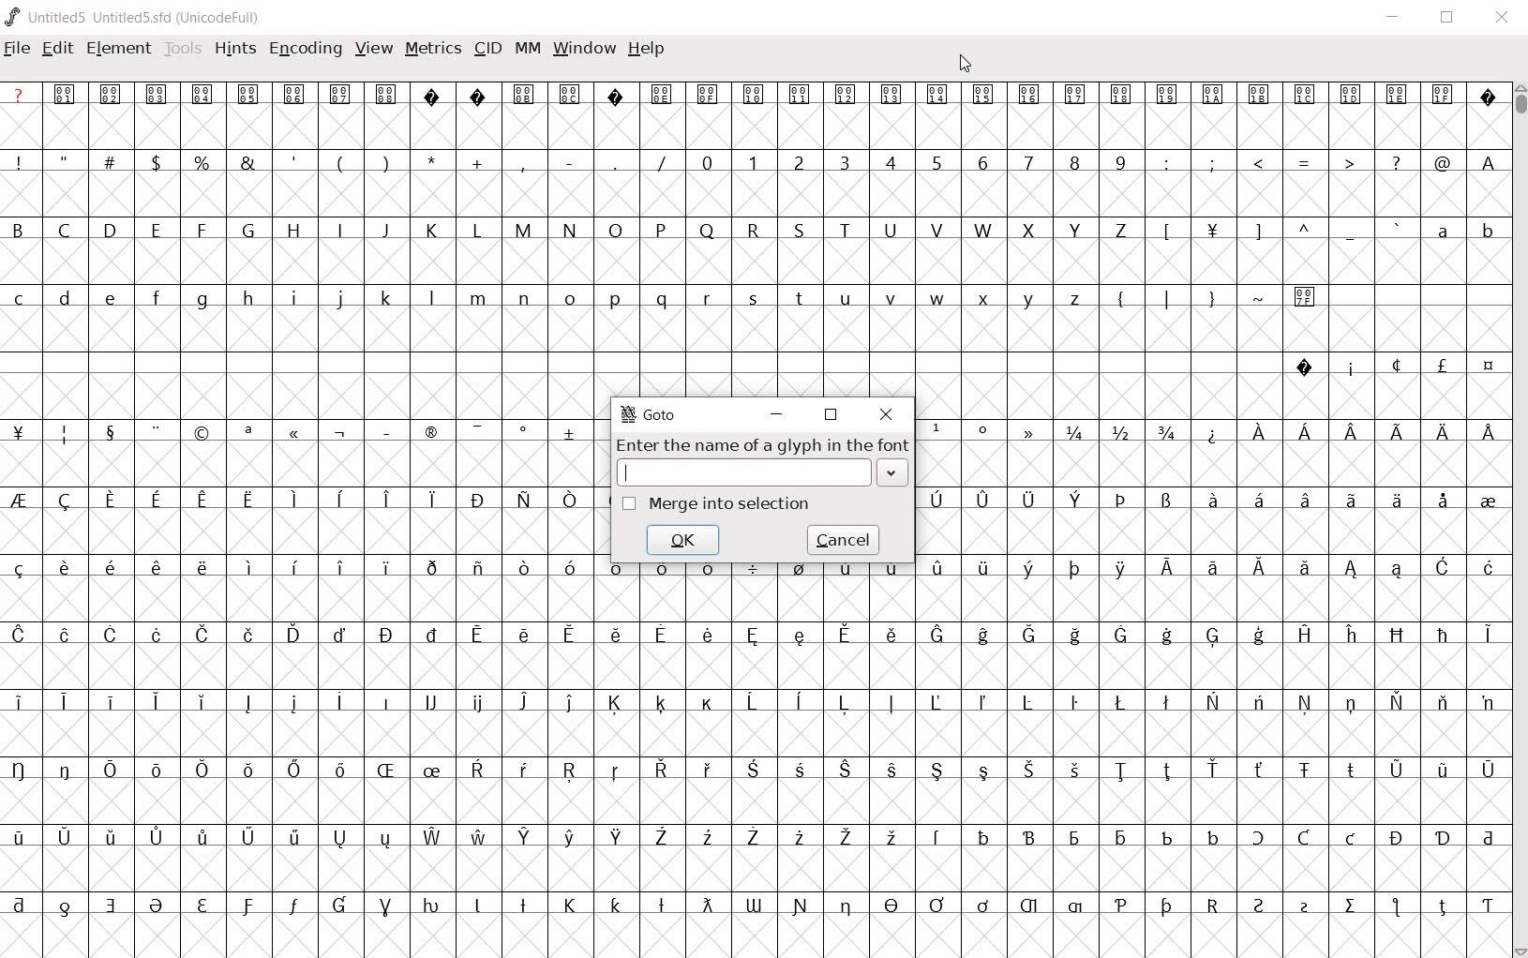 The width and height of the screenshot is (1528, 958). What do you see at coordinates (1397, 837) in the screenshot?
I see `Symbol` at bounding box center [1397, 837].